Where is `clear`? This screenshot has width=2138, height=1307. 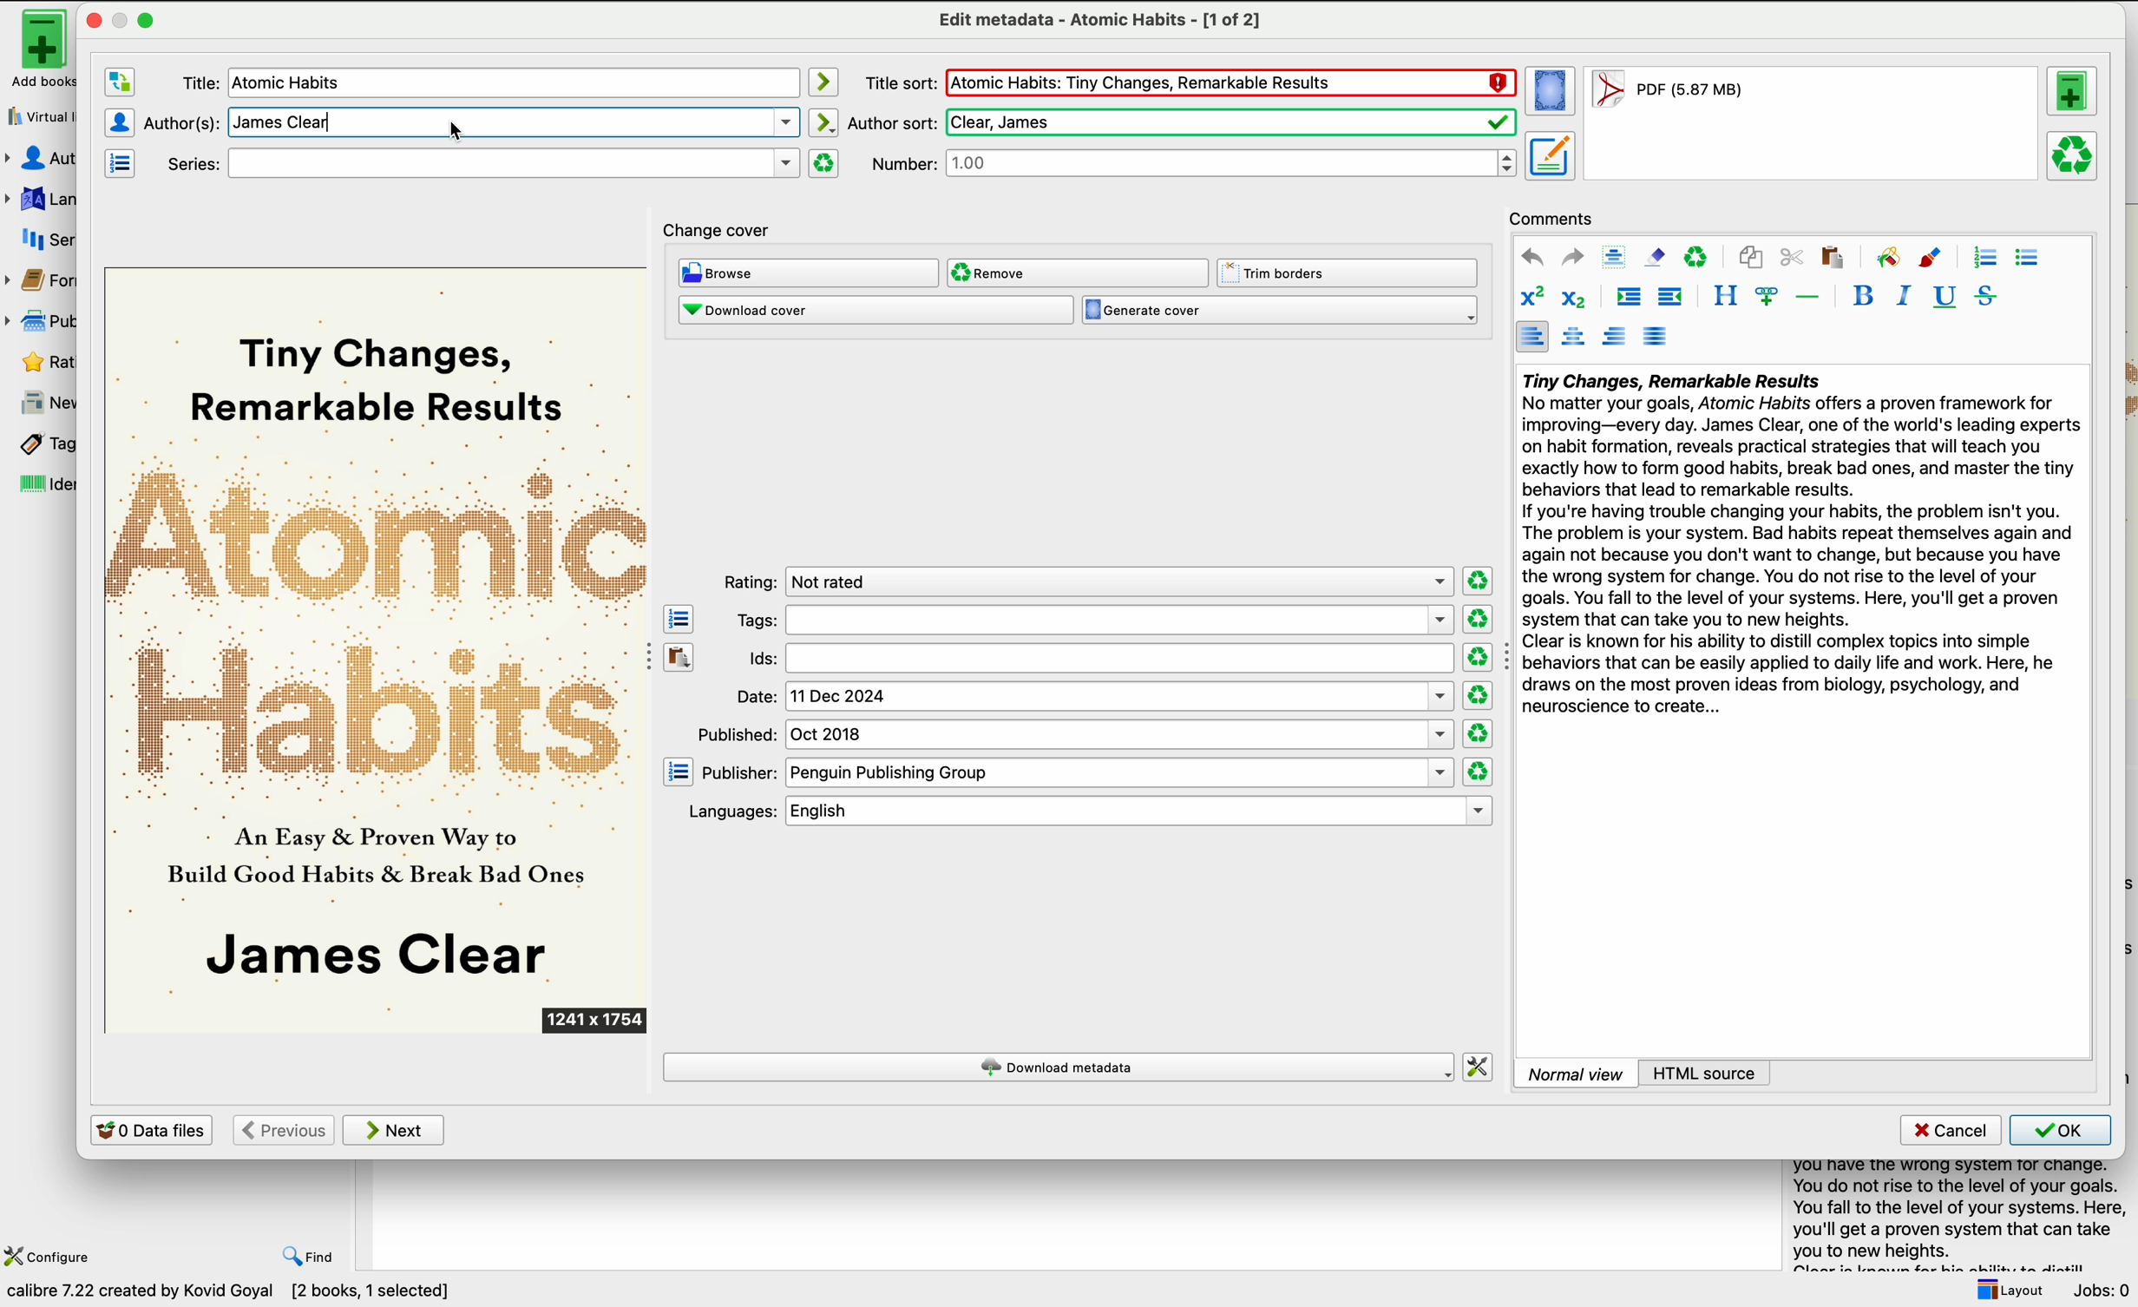 clear is located at coordinates (1697, 256).